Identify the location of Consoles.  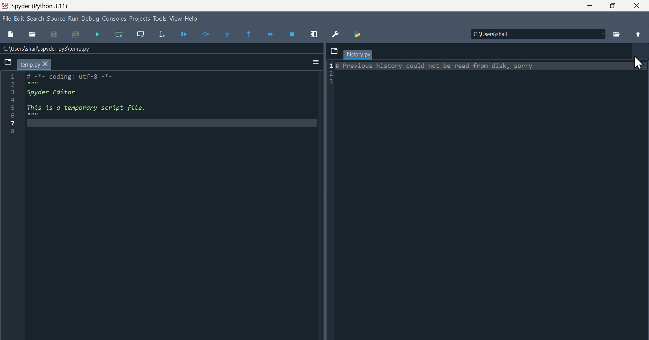
(115, 19).